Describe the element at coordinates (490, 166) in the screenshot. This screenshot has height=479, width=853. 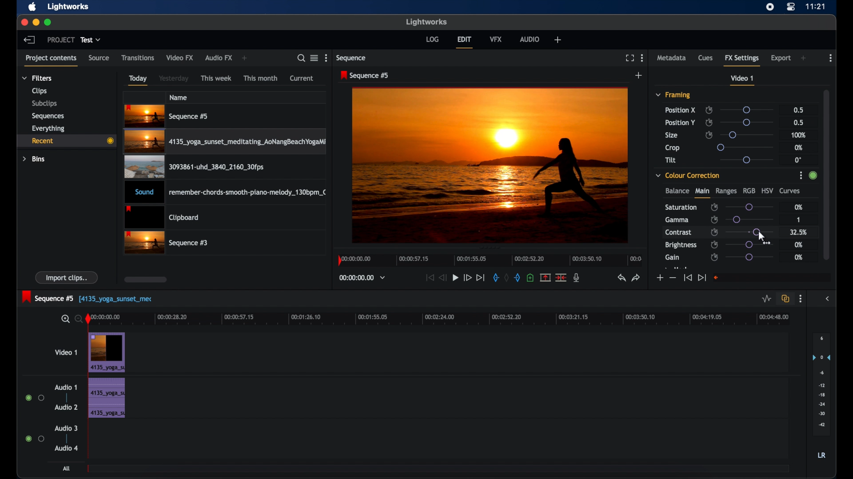
I see `video preview` at that location.